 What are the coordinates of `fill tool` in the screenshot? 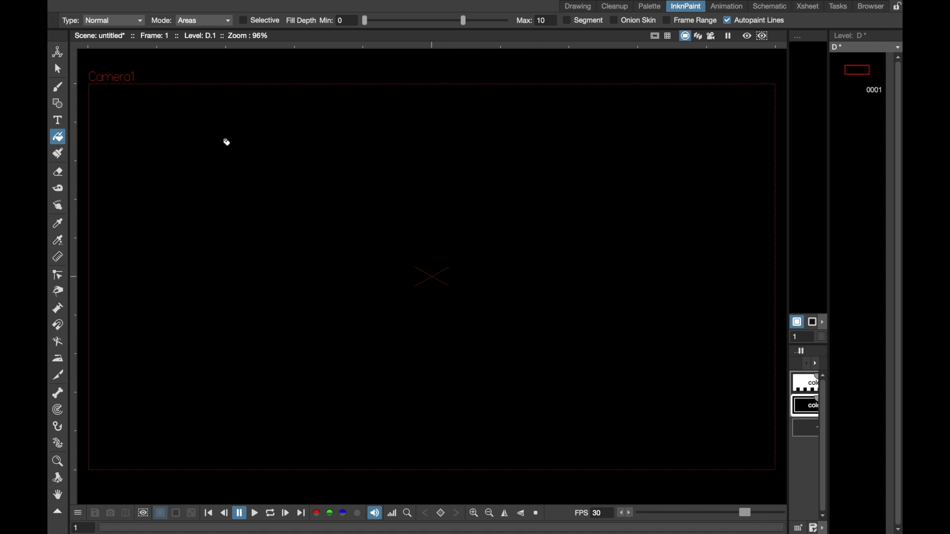 It's located at (59, 136).